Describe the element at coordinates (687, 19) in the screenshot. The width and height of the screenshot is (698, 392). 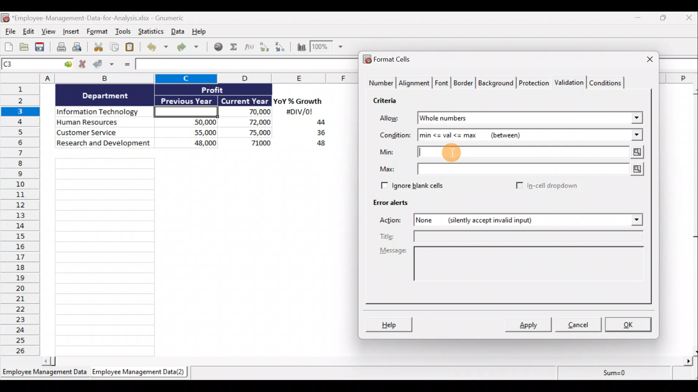
I see `Close` at that location.